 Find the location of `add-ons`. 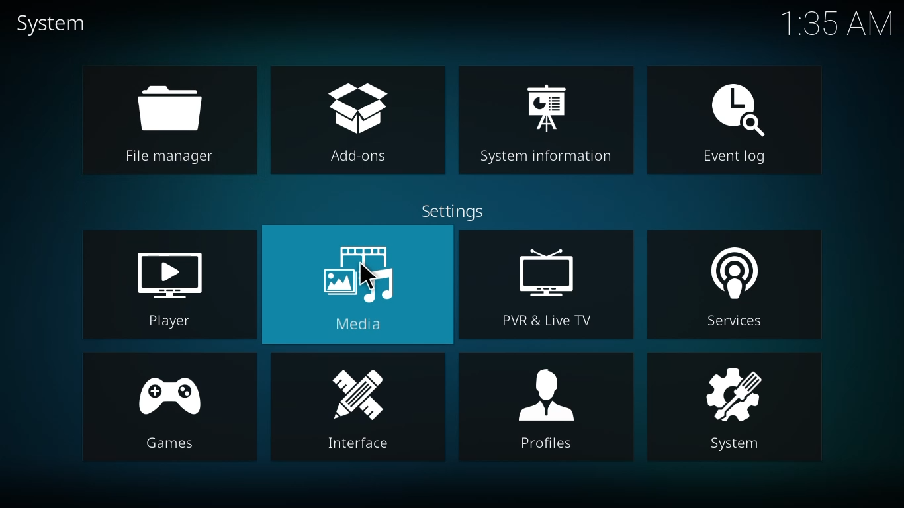

add-ons is located at coordinates (351, 121).